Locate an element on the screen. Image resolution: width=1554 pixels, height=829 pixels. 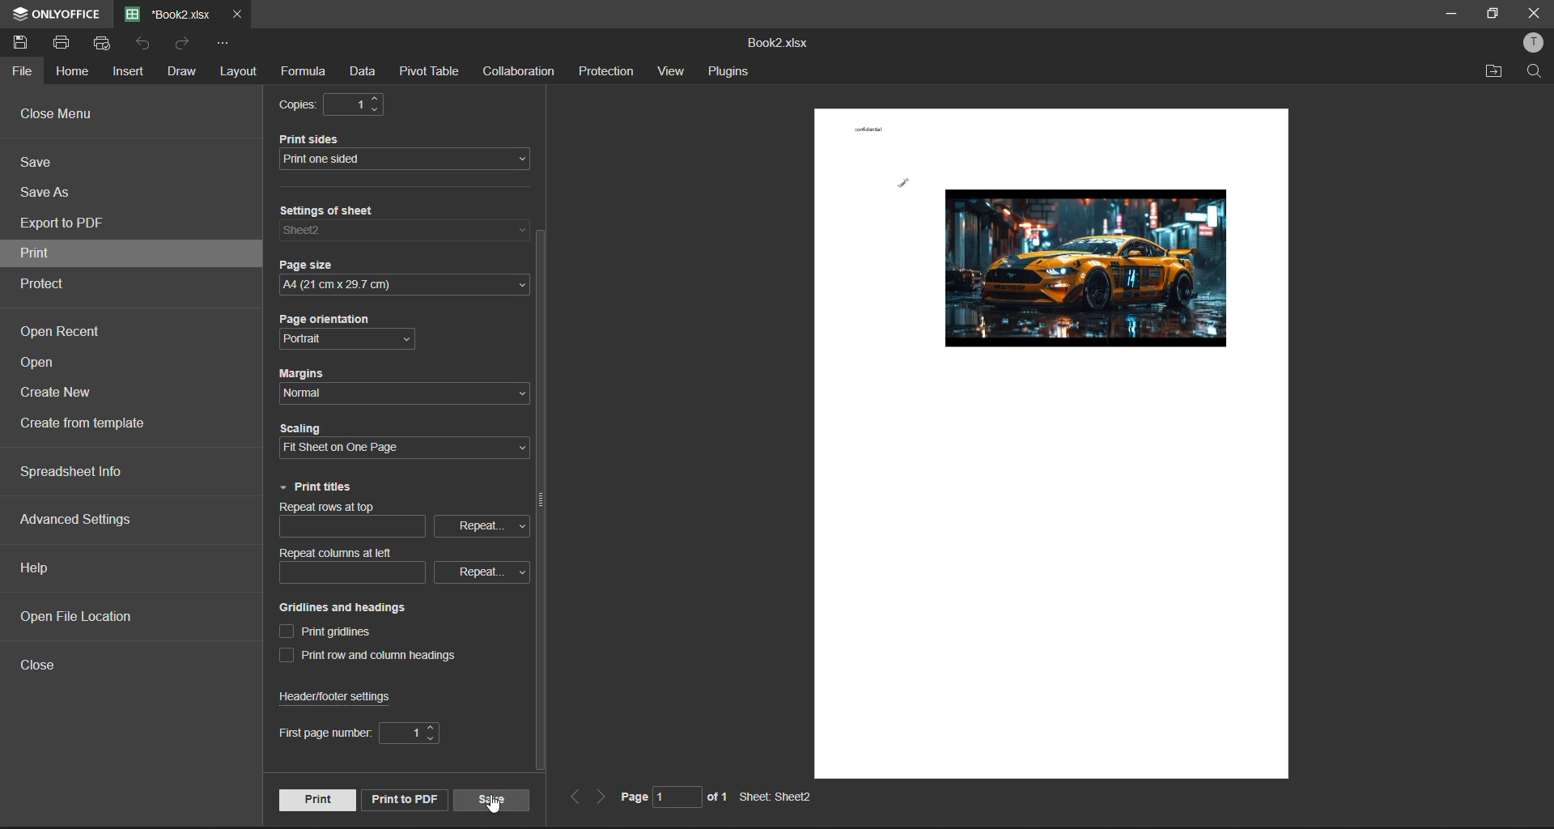
header/footer settings is located at coordinates (344, 696).